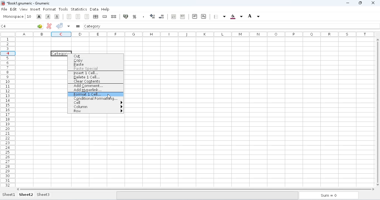  I want to click on add hyperlink, so click(88, 90).